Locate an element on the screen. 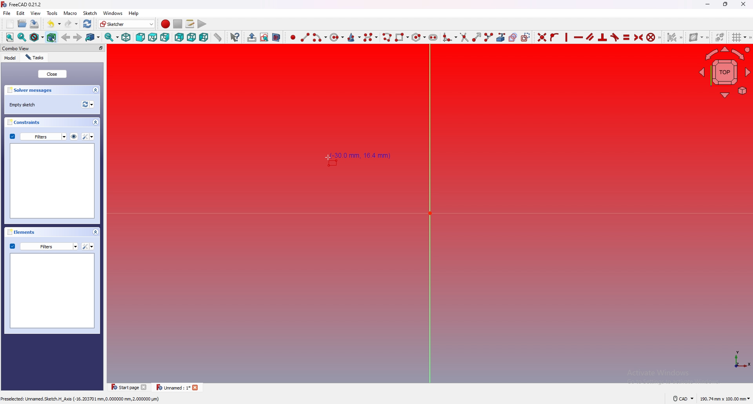 Image resolution: width=753 pixels, height=404 pixels. help is located at coordinates (135, 13).